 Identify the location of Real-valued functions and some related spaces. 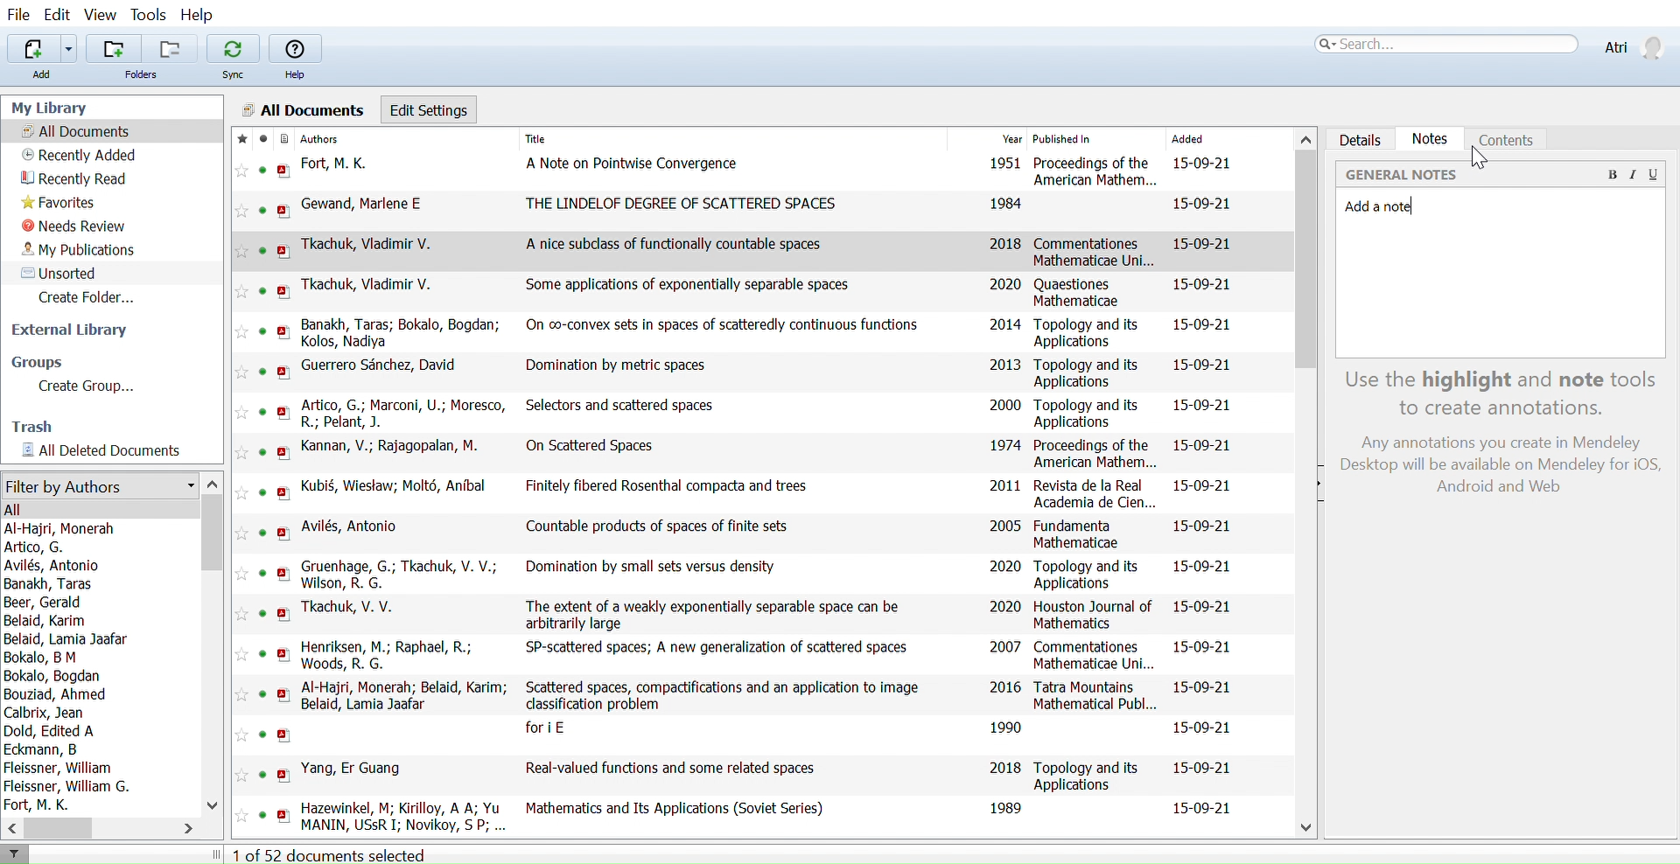
(671, 769).